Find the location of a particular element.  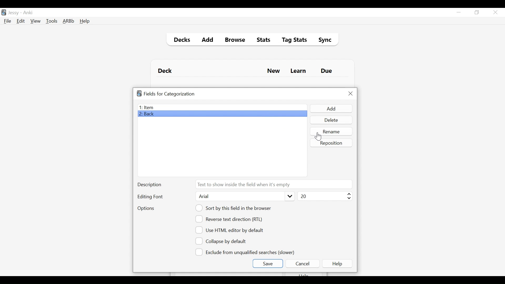

Cursor is located at coordinates (318, 136).